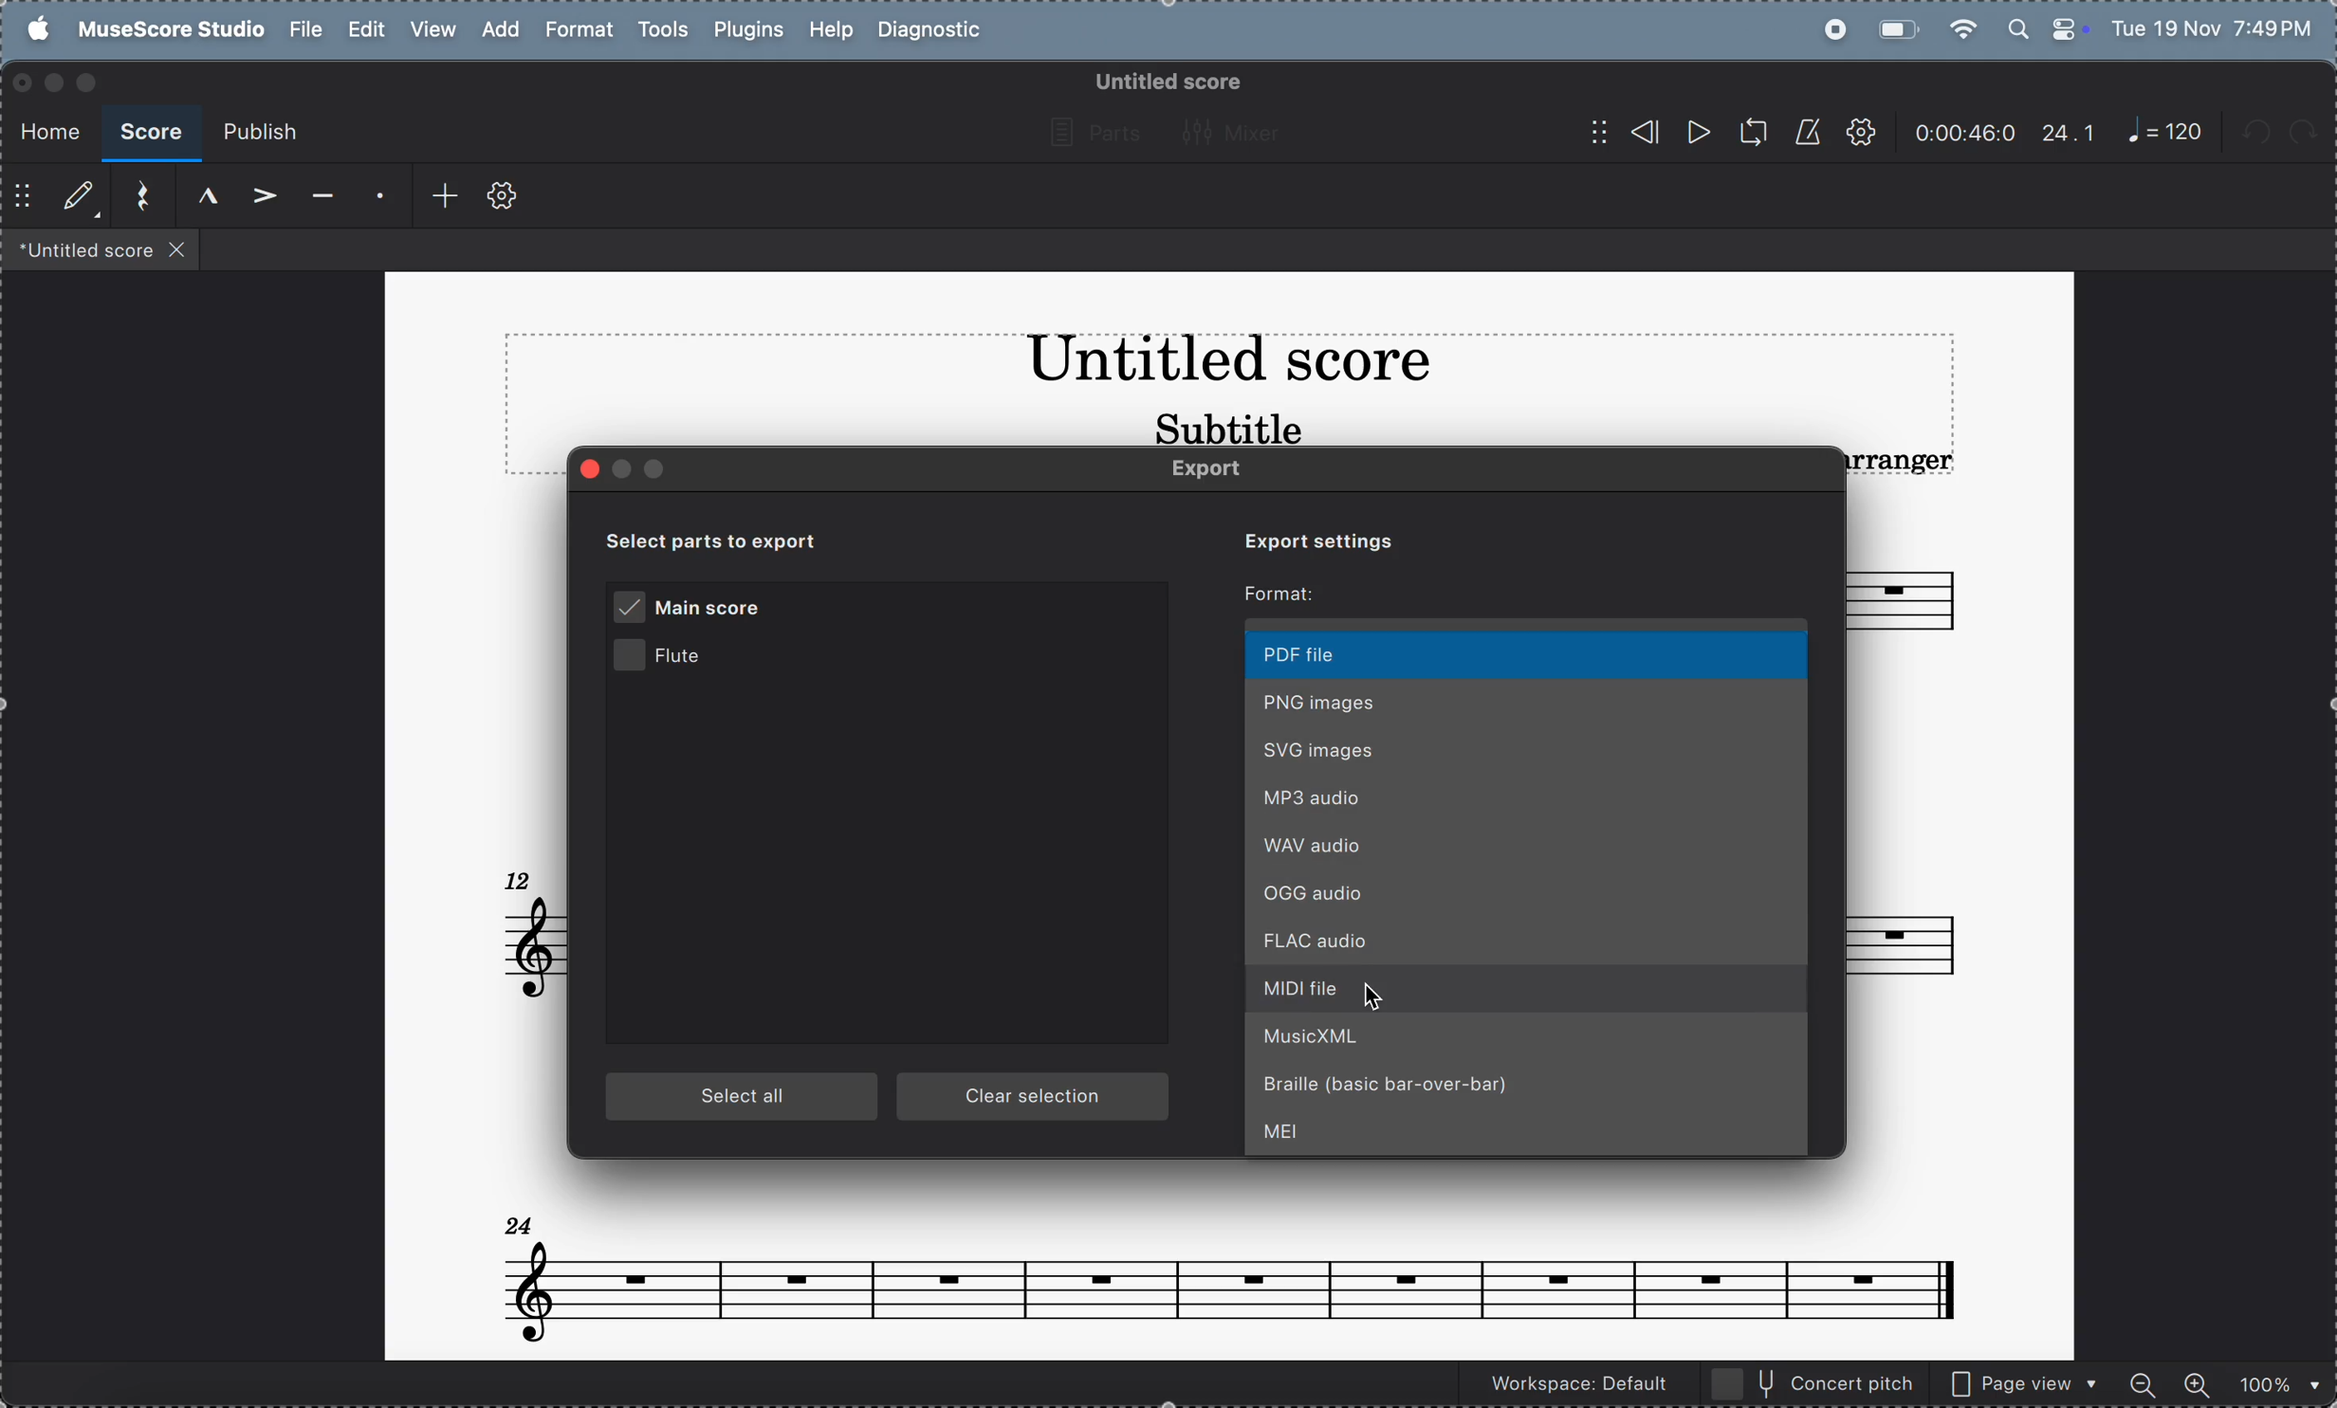 The image size is (2337, 1408). I want to click on loopback, so click(1746, 133).